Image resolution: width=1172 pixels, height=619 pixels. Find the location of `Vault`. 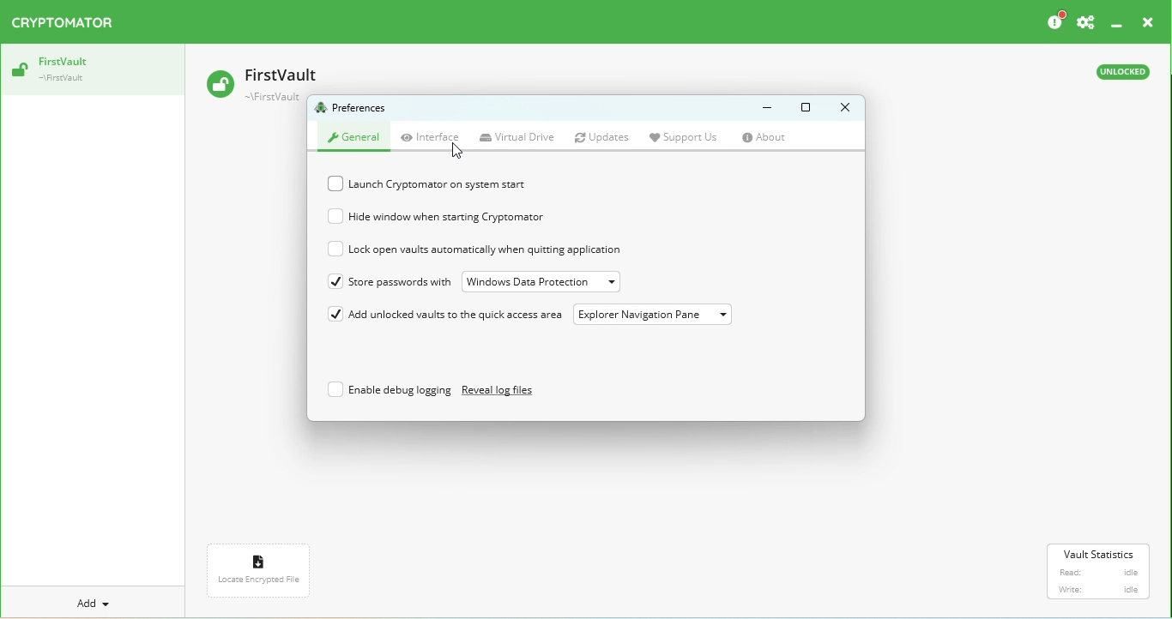

Vault is located at coordinates (268, 80).